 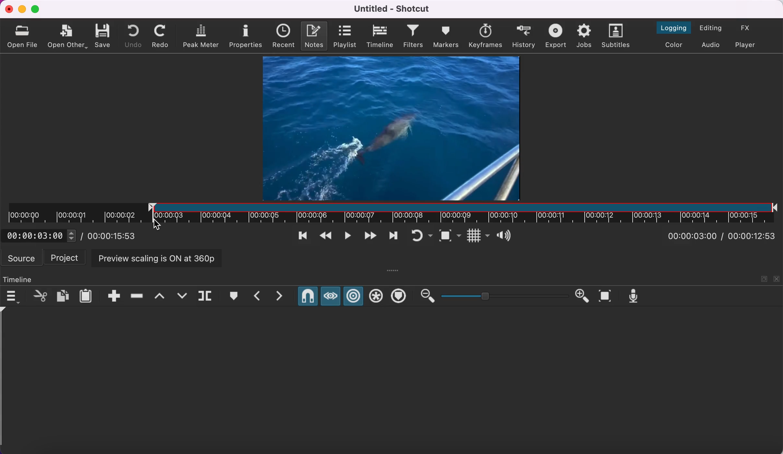 I want to click on , so click(x=504, y=235).